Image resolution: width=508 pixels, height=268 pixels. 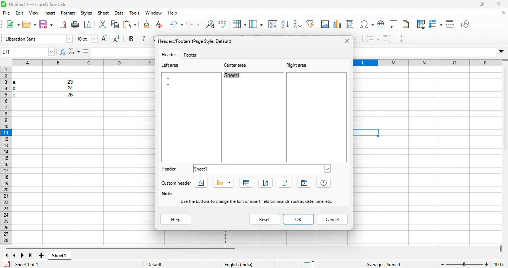 What do you see at coordinates (482, 5) in the screenshot?
I see `maximize` at bounding box center [482, 5].